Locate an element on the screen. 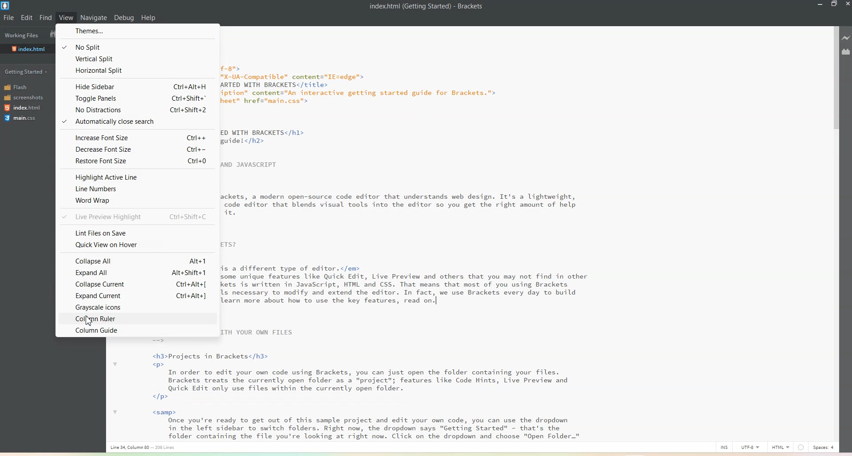  Logo is located at coordinates (6, 5).